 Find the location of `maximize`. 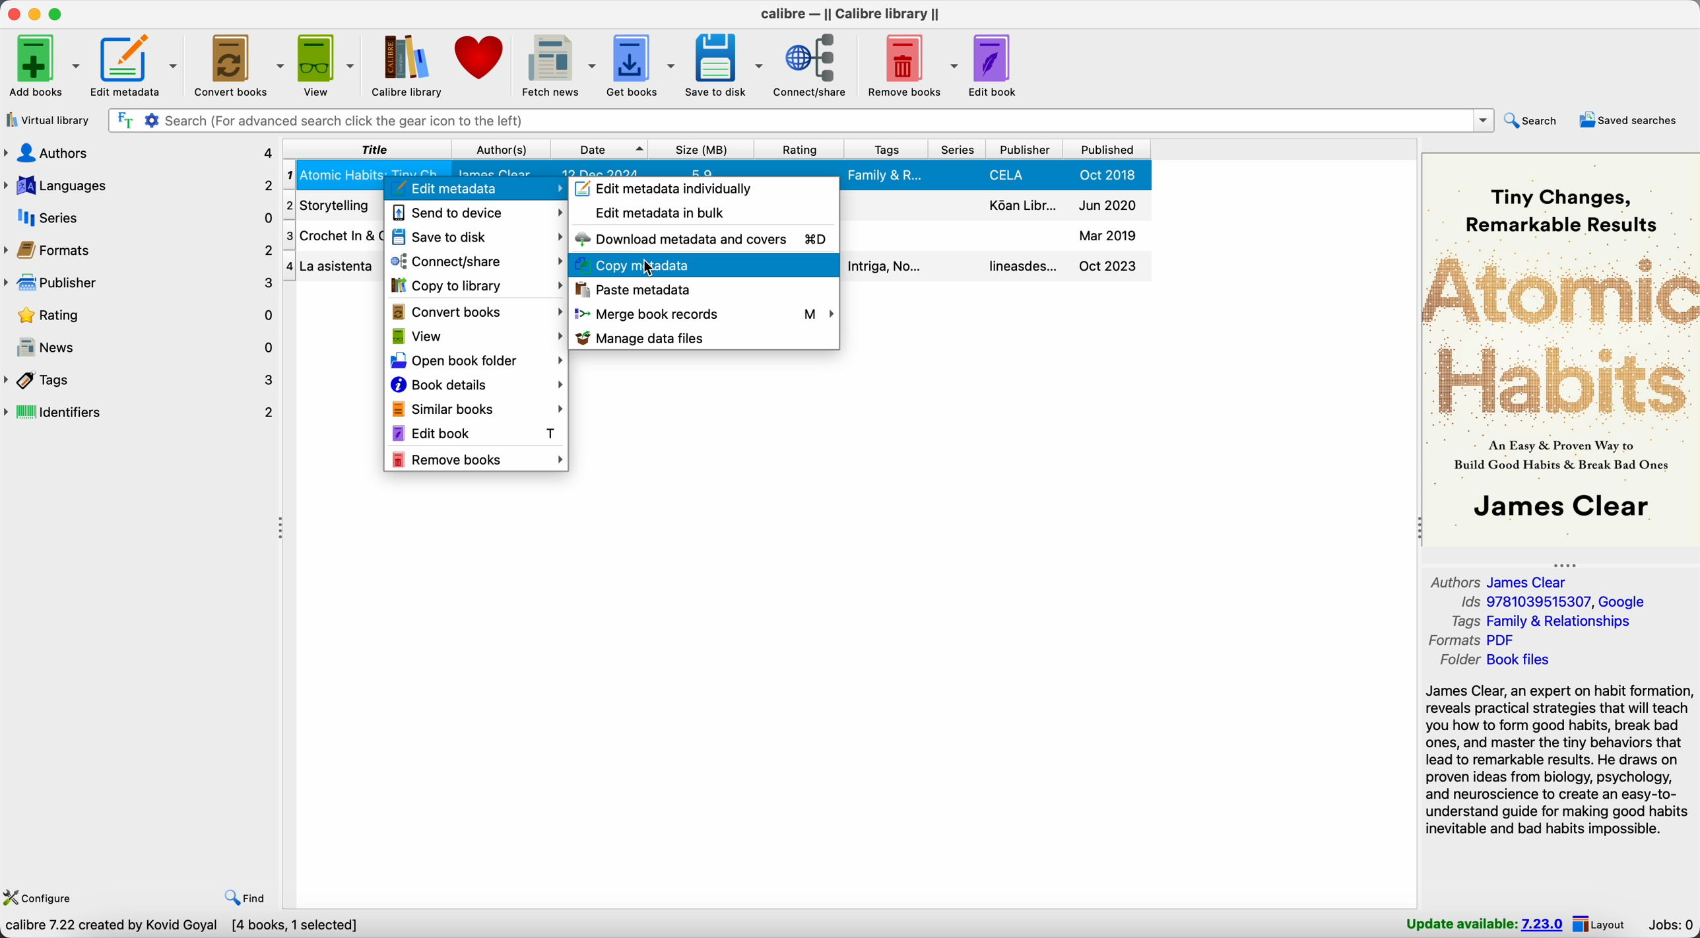

maximize is located at coordinates (58, 13).